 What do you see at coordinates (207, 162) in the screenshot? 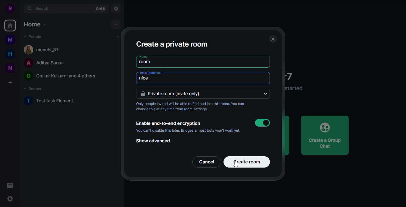
I see `cancel` at bounding box center [207, 162].